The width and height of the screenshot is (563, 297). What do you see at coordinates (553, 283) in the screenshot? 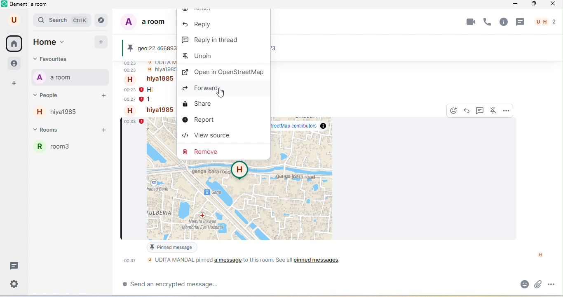
I see `options` at bounding box center [553, 283].